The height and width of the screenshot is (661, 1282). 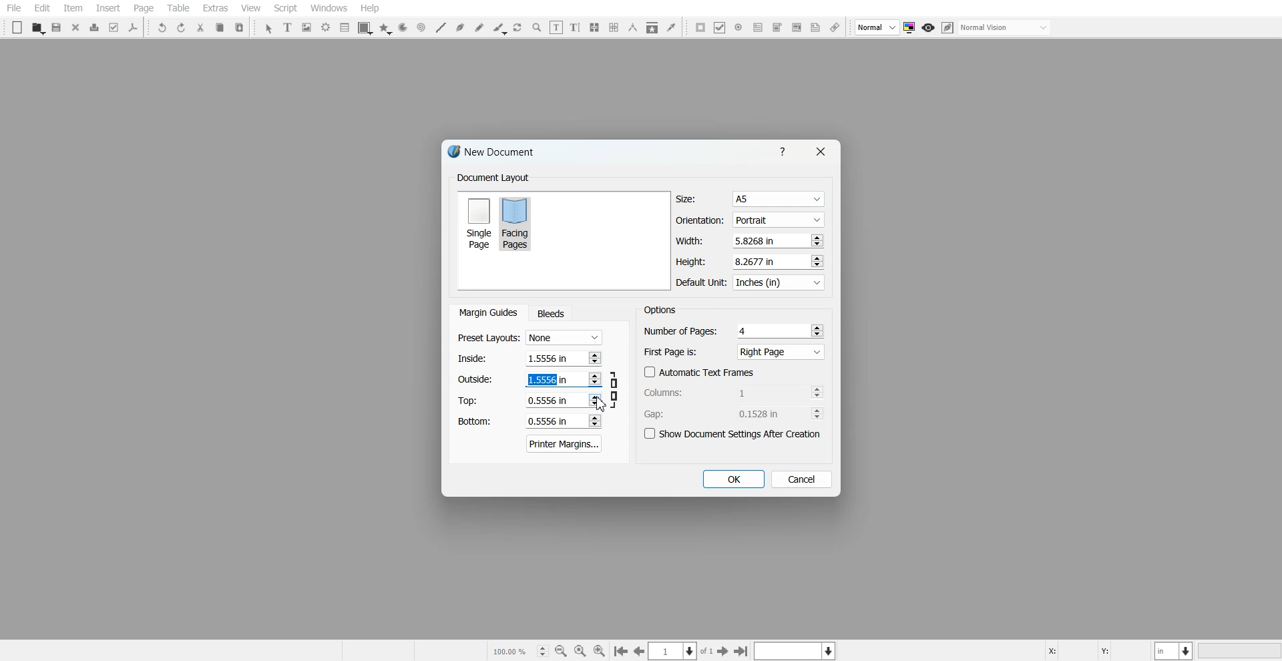 What do you see at coordinates (478, 222) in the screenshot?
I see `Single Page` at bounding box center [478, 222].